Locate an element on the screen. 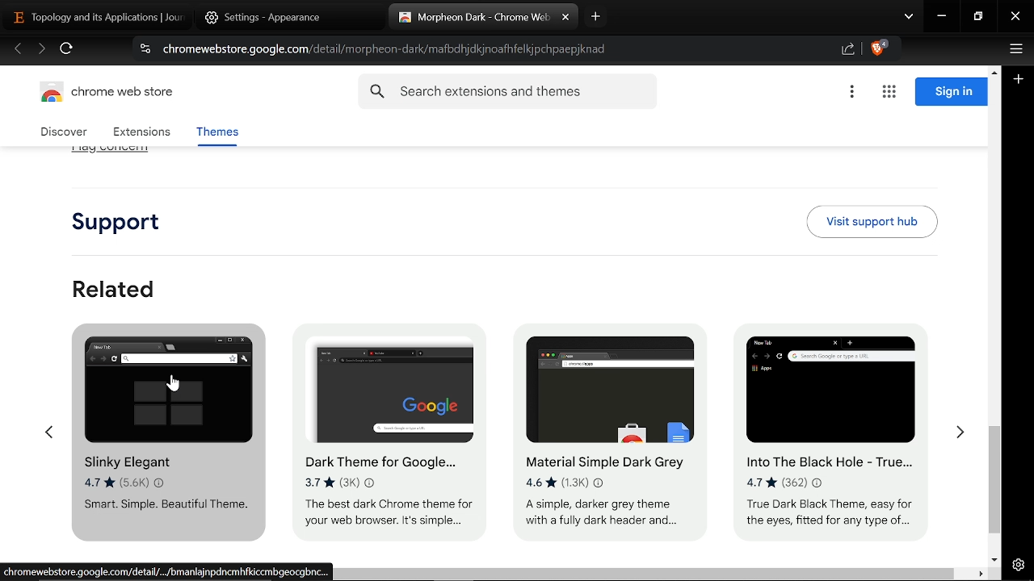 The image size is (1034, 581). Extensions is located at coordinates (141, 133).